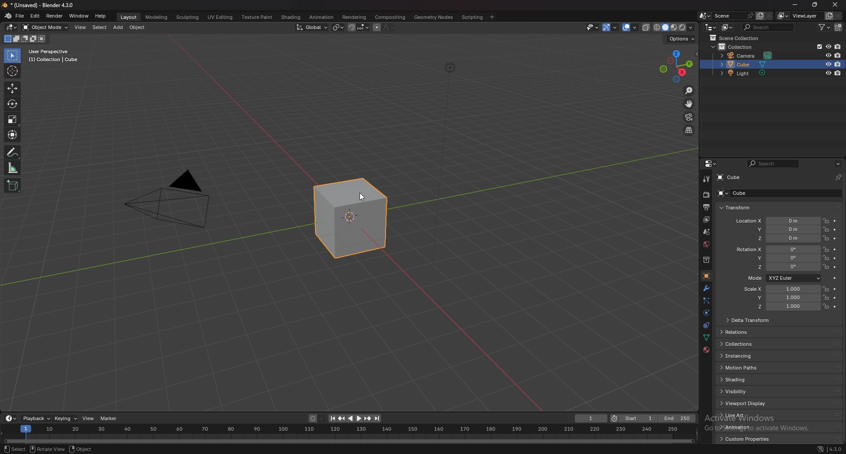  Describe the element at coordinates (835, 5) in the screenshot. I see `close` at that location.